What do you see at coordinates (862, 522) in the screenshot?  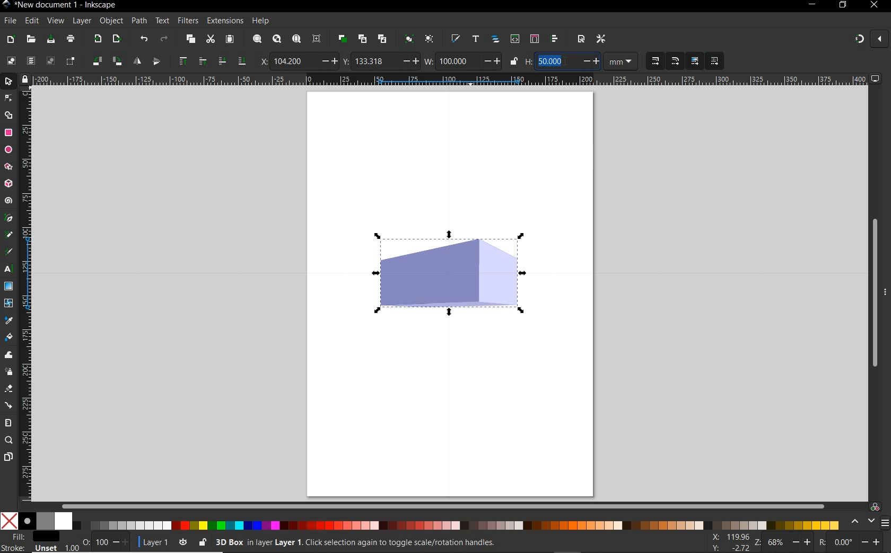 I see `scroll color options` at bounding box center [862, 522].